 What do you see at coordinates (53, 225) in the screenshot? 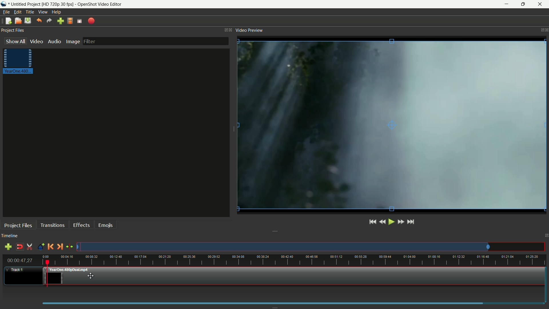
I see `transitions` at bounding box center [53, 225].